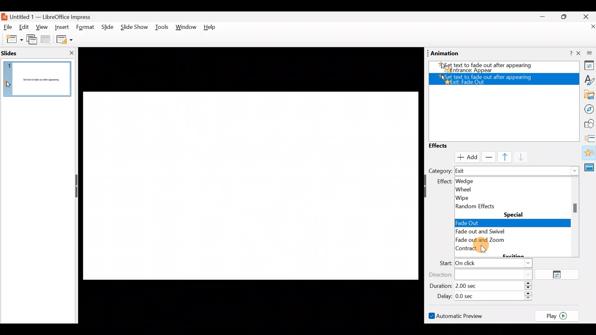 The width and height of the screenshot is (596, 335). Describe the element at coordinates (483, 286) in the screenshot. I see `Duration` at that location.